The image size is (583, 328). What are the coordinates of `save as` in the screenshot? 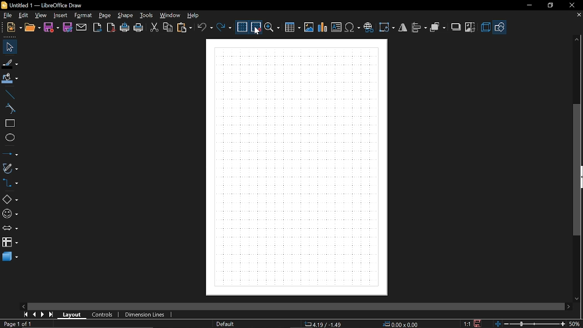 It's located at (67, 27).